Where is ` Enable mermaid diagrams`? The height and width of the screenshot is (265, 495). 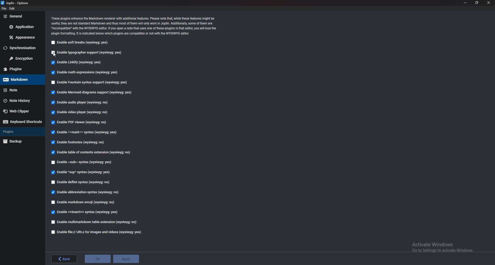
 Enable mermaid diagrams is located at coordinates (93, 92).